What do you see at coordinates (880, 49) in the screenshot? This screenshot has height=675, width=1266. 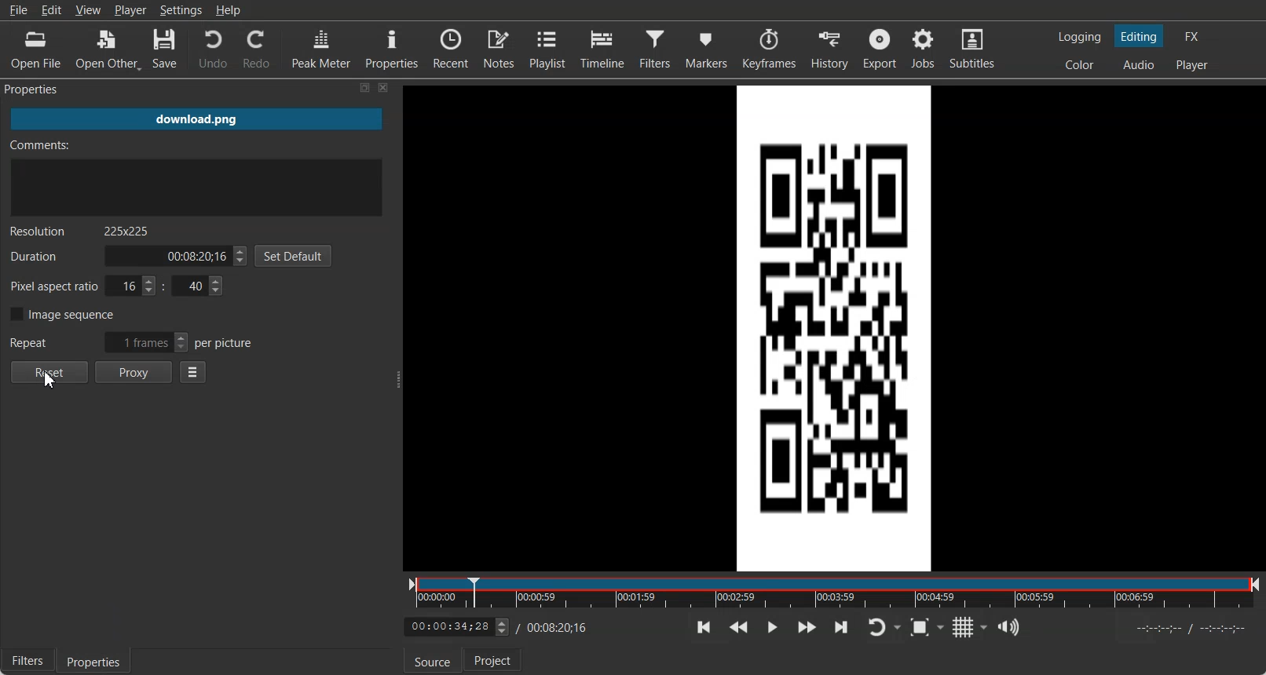 I see `Export` at bounding box center [880, 49].